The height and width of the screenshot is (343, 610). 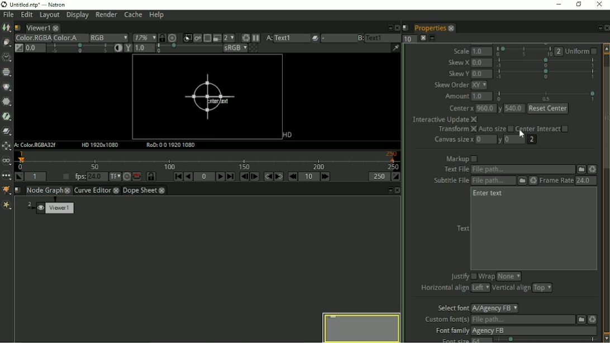 I want to click on Keyboard shortcut, so click(x=244, y=37).